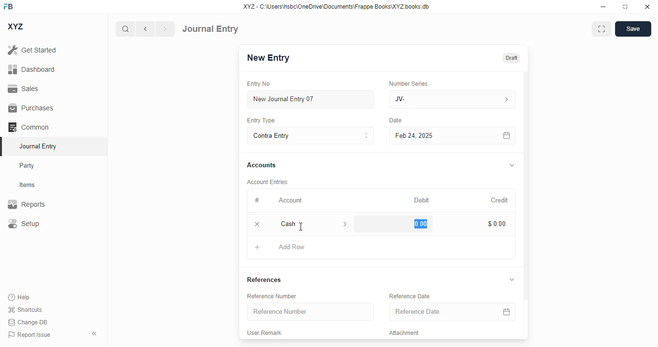 This screenshot has width=658, height=347. What do you see at coordinates (410, 296) in the screenshot?
I see `reference date` at bounding box center [410, 296].